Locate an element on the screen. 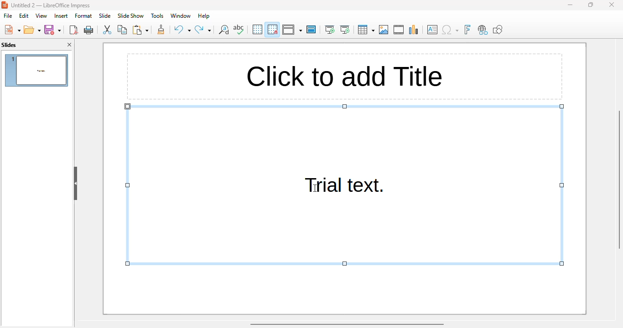  edit is located at coordinates (24, 16).